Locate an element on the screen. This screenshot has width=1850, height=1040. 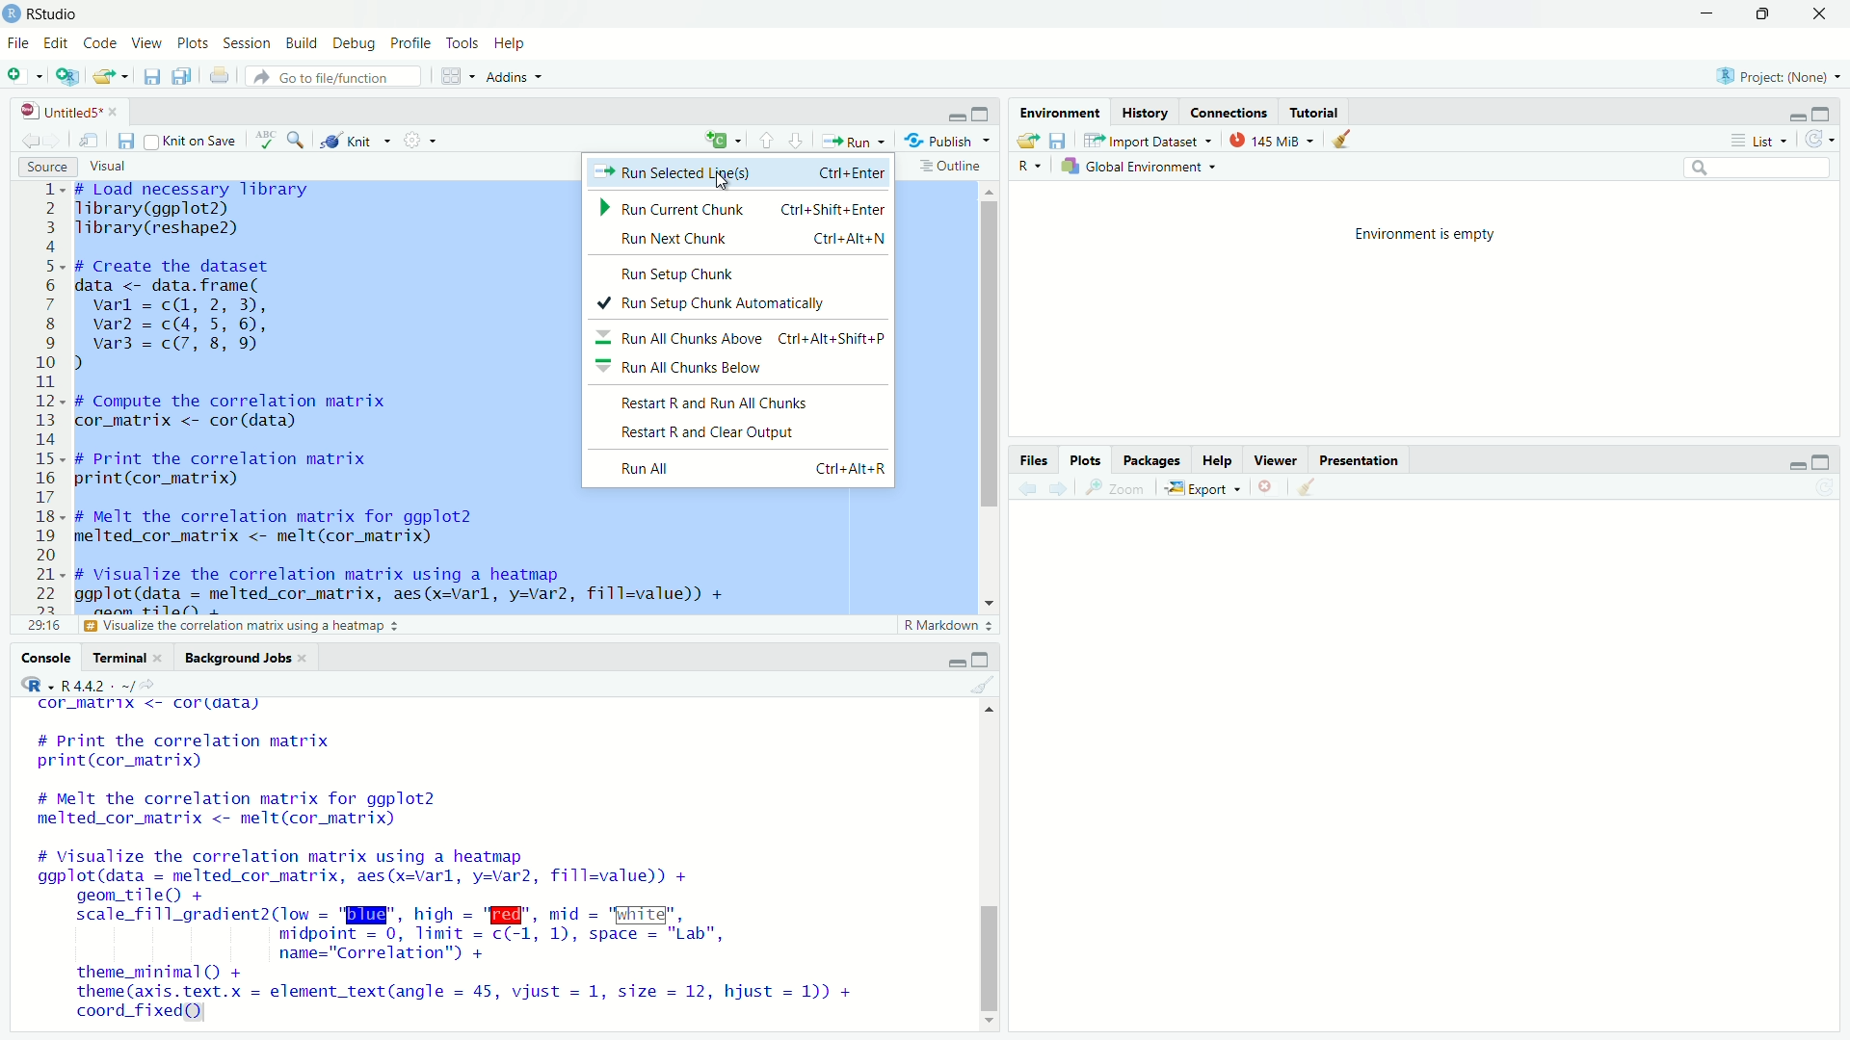
run all chunks below is located at coordinates (743, 369).